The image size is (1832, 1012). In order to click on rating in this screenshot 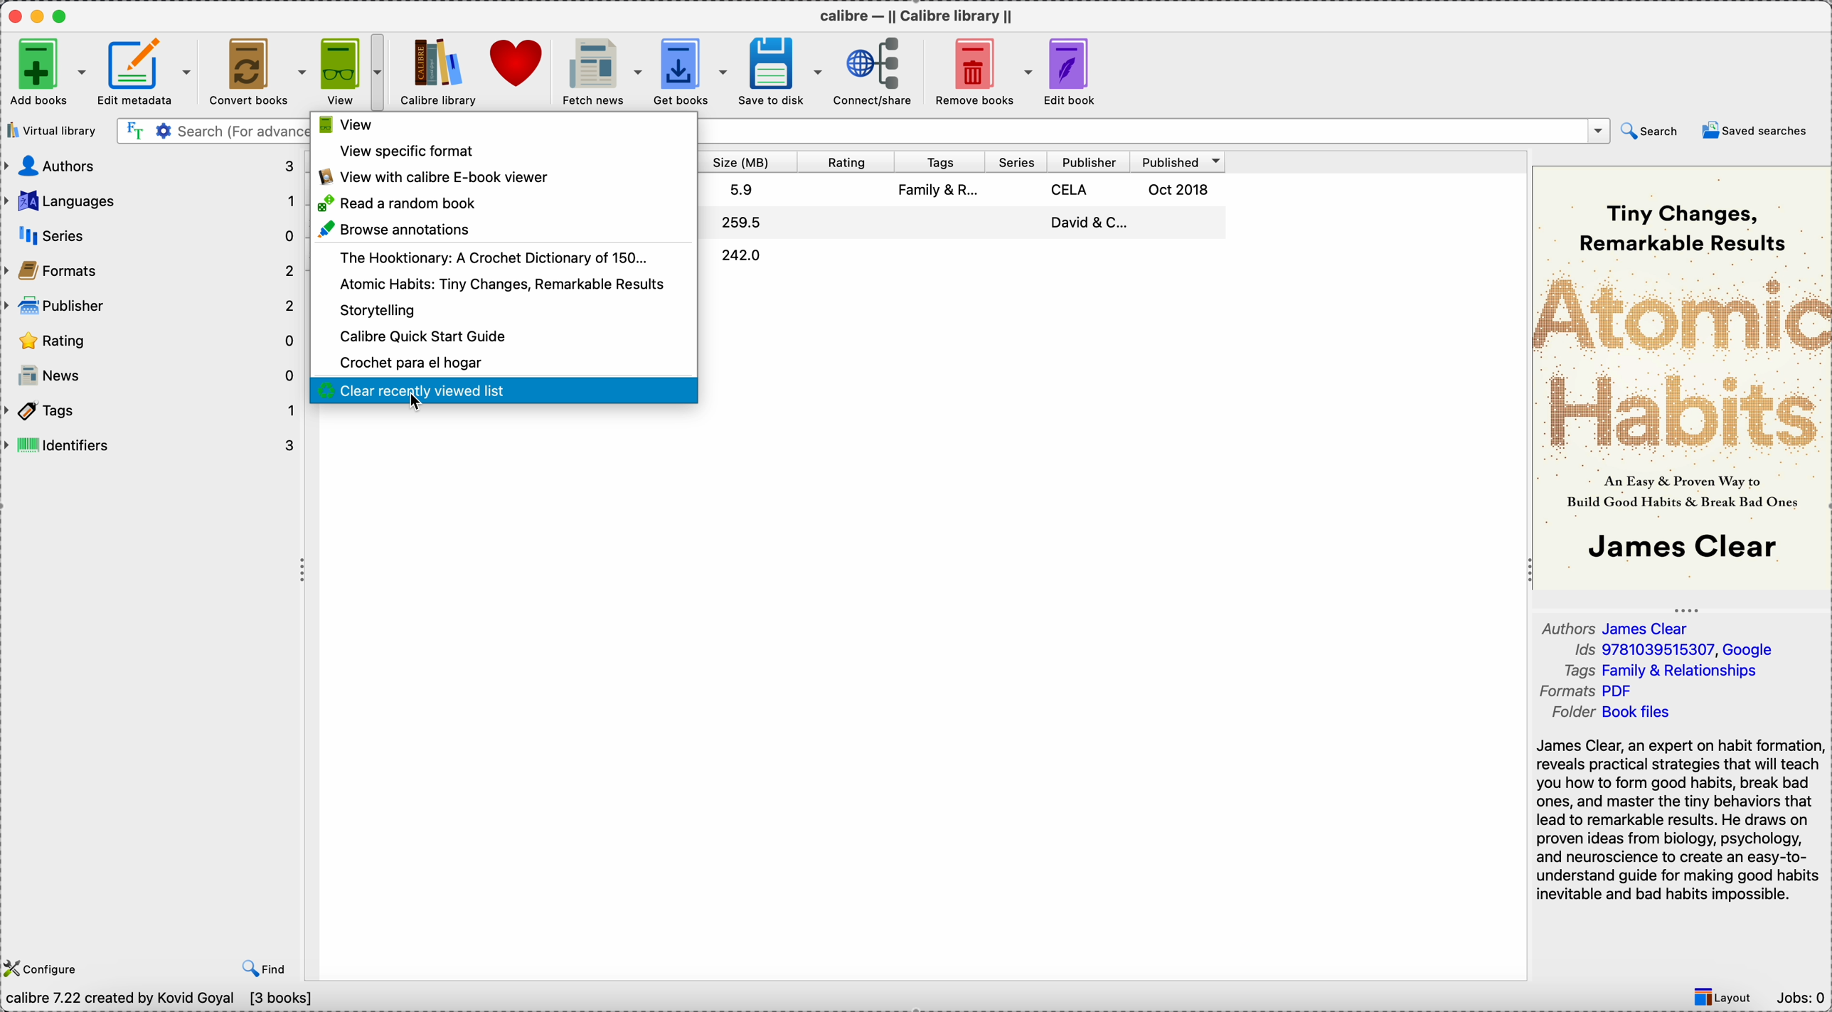, I will do `click(150, 339)`.